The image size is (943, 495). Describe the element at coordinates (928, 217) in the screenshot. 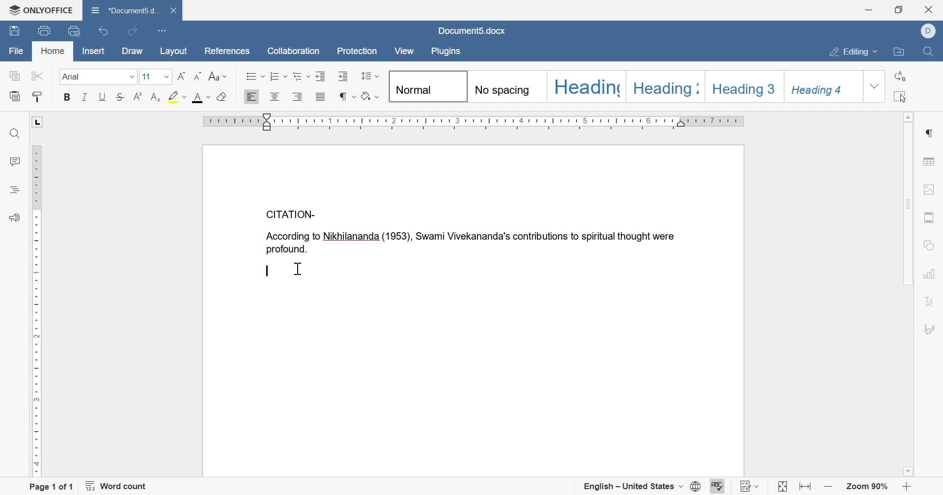

I see `header and footer settings` at that location.